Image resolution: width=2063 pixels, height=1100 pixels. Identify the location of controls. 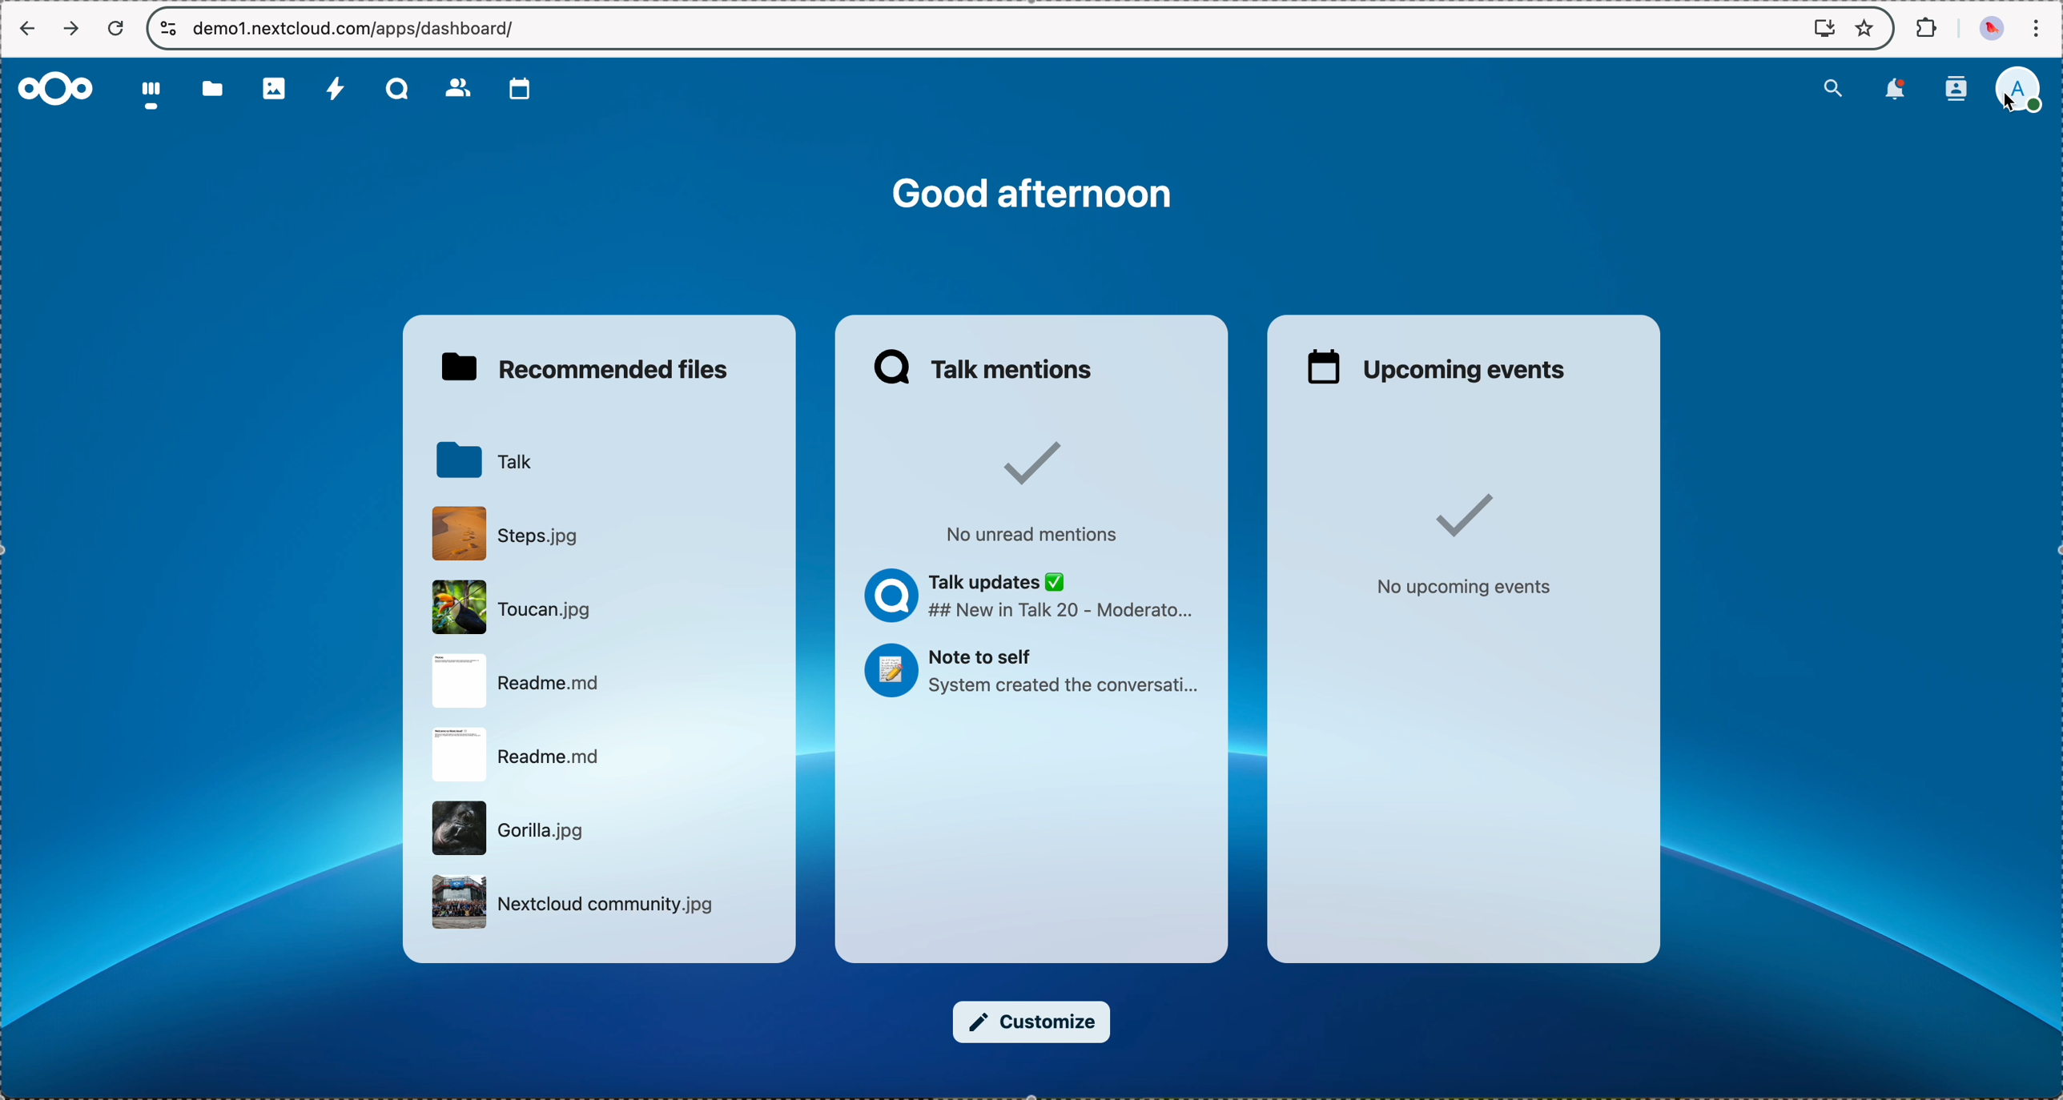
(165, 28).